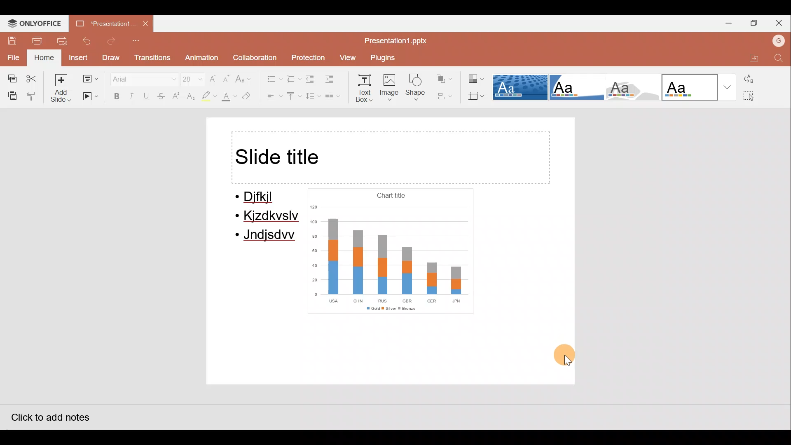  What do you see at coordinates (33, 23) in the screenshot?
I see `ONLYOFFICE` at bounding box center [33, 23].